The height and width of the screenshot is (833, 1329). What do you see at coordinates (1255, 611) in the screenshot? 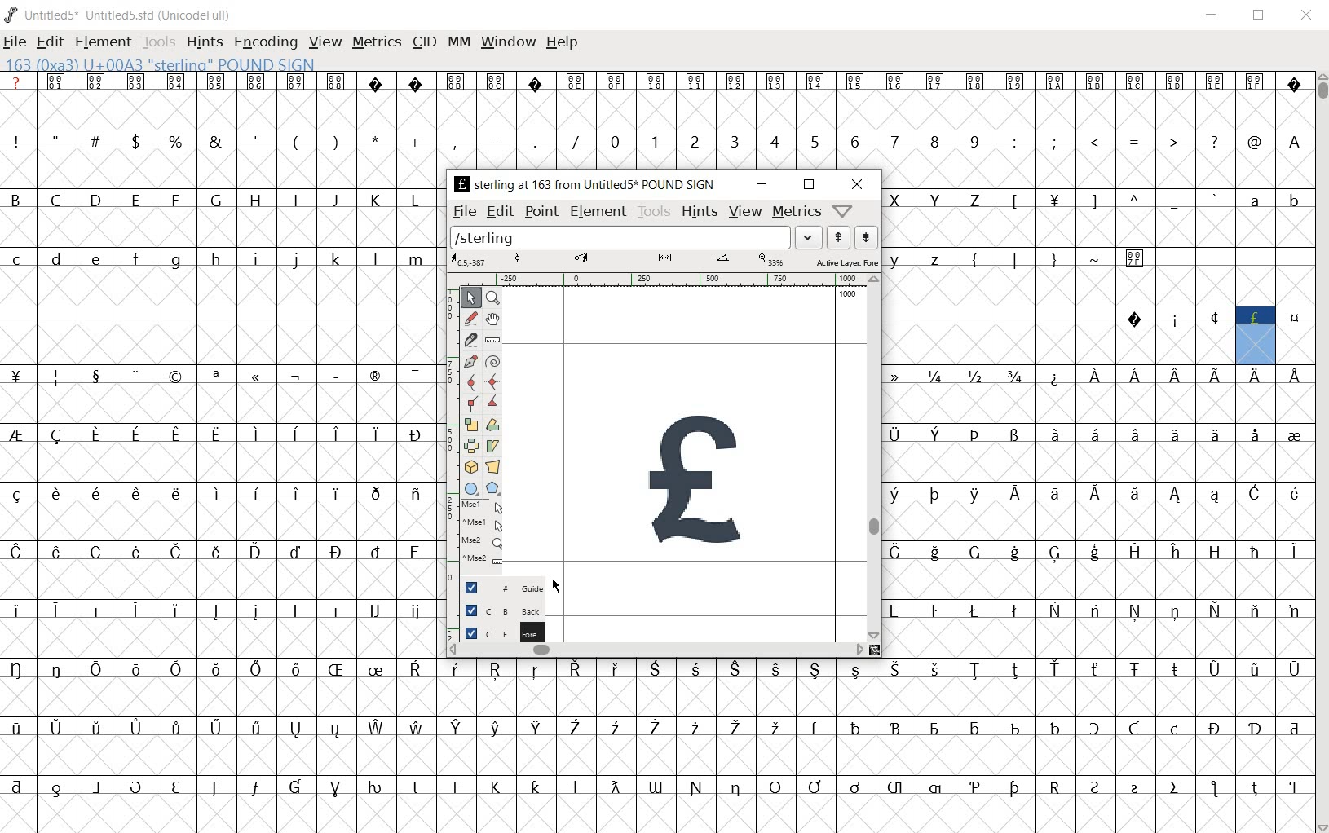
I see `Symbol` at bounding box center [1255, 611].